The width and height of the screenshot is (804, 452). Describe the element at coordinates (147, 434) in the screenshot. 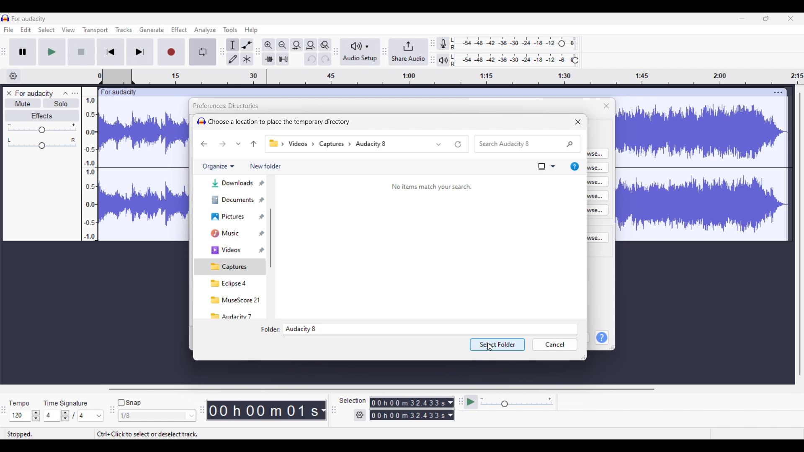

I see `Shortcut to select/deselect track` at that location.